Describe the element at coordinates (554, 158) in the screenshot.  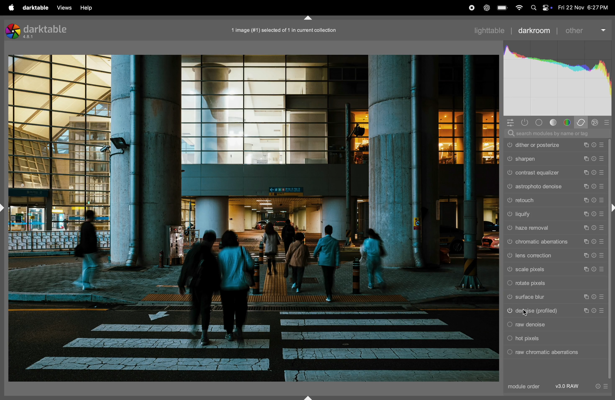
I see `sharpen` at that location.